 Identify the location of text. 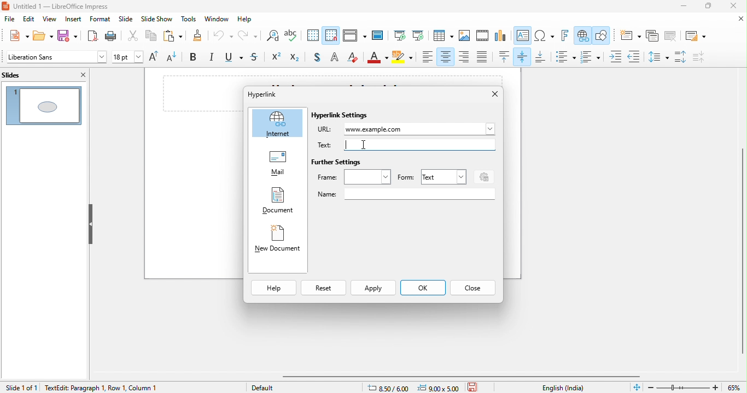
(442, 176).